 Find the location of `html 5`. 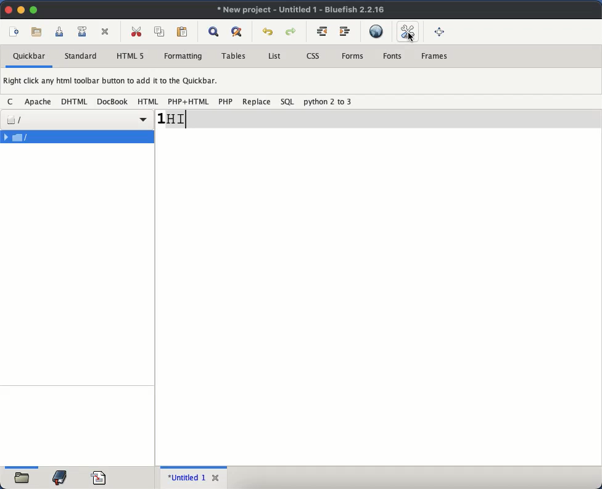

html 5 is located at coordinates (134, 56).